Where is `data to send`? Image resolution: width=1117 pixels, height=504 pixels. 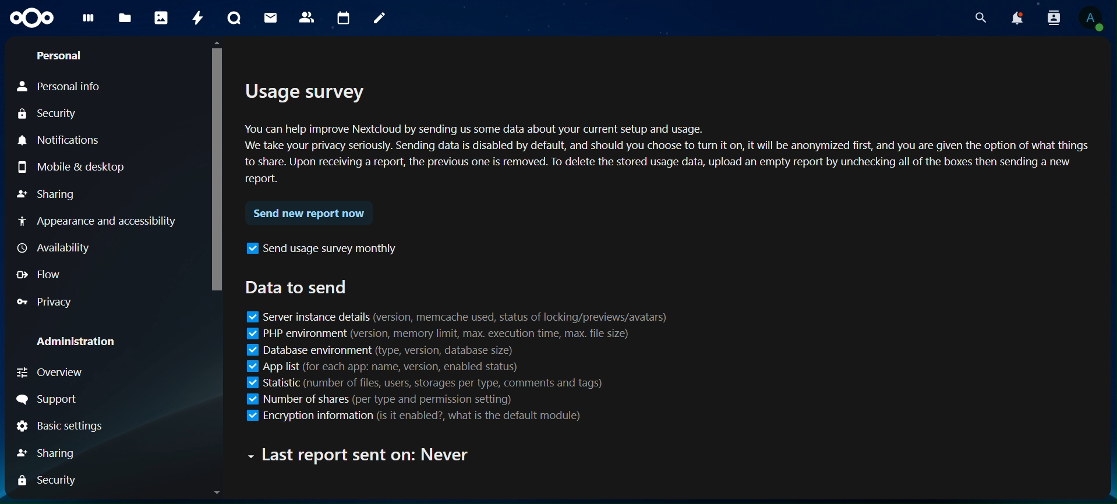
data to send is located at coordinates (296, 286).